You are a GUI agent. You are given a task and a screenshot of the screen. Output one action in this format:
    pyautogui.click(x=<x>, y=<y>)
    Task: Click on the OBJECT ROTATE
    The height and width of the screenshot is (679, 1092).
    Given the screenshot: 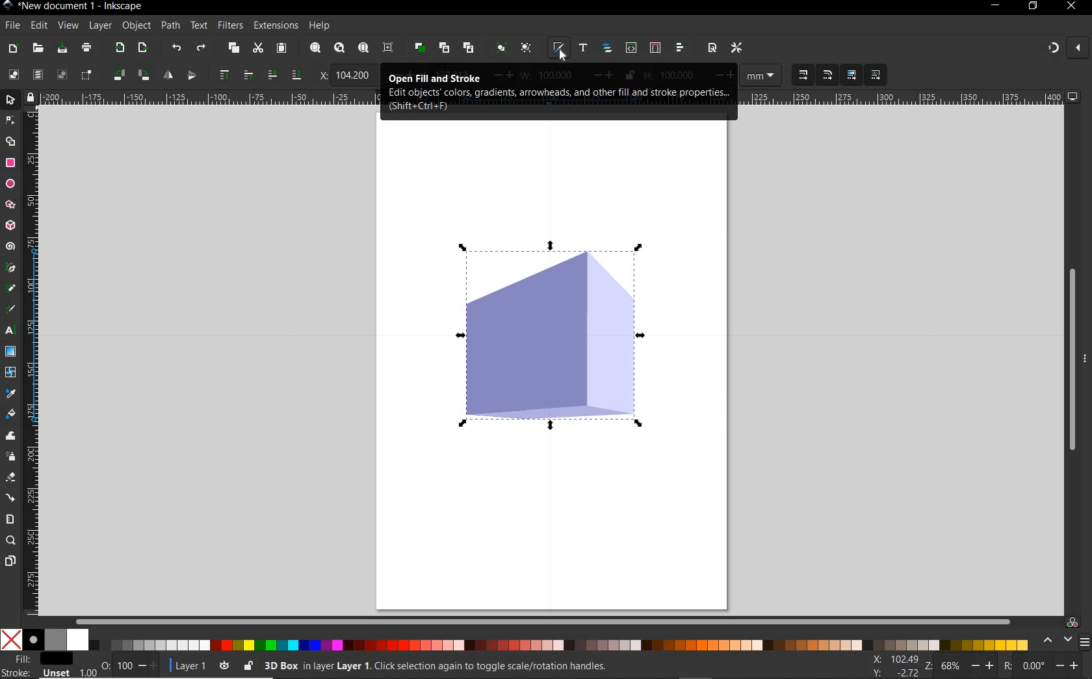 What is the action you would take?
    pyautogui.click(x=118, y=73)
    